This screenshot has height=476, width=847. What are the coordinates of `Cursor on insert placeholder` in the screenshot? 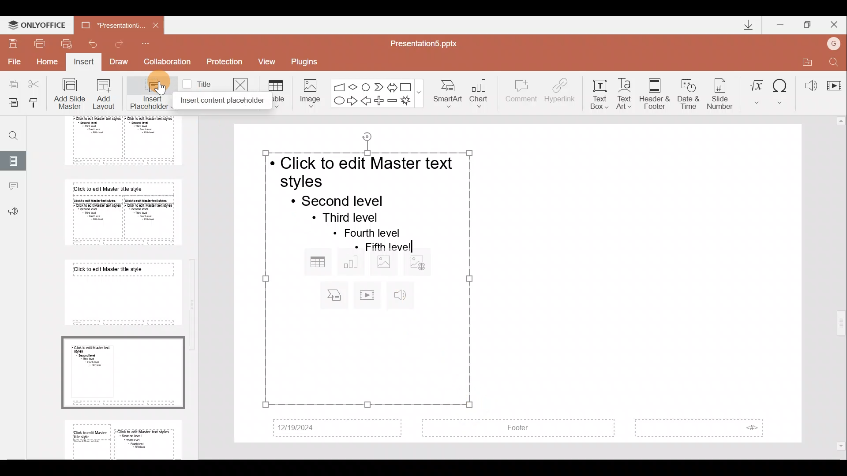 It's located at (159, 87).